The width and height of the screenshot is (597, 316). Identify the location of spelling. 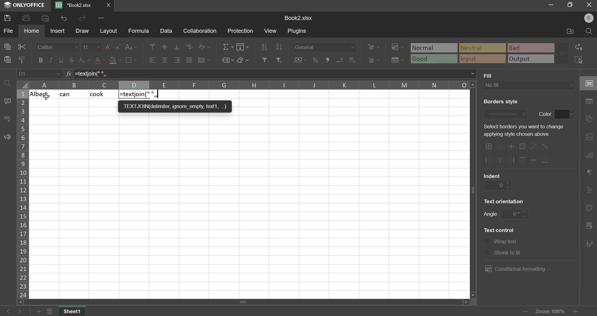
(7, 119).